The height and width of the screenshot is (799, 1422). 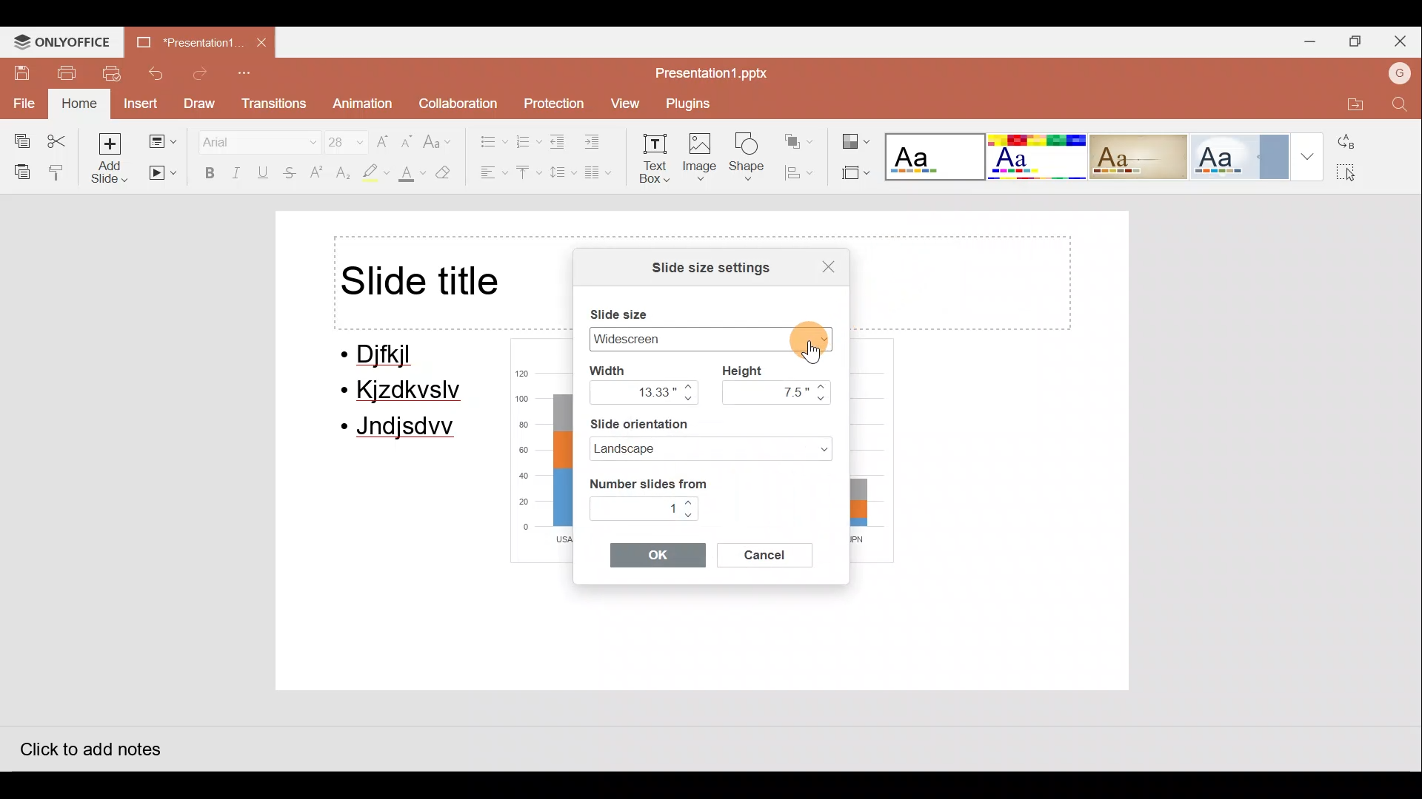 What do you see at coordinates (77, 104) in the screenshot?
I see `Home` at bounding box center [77, 104].